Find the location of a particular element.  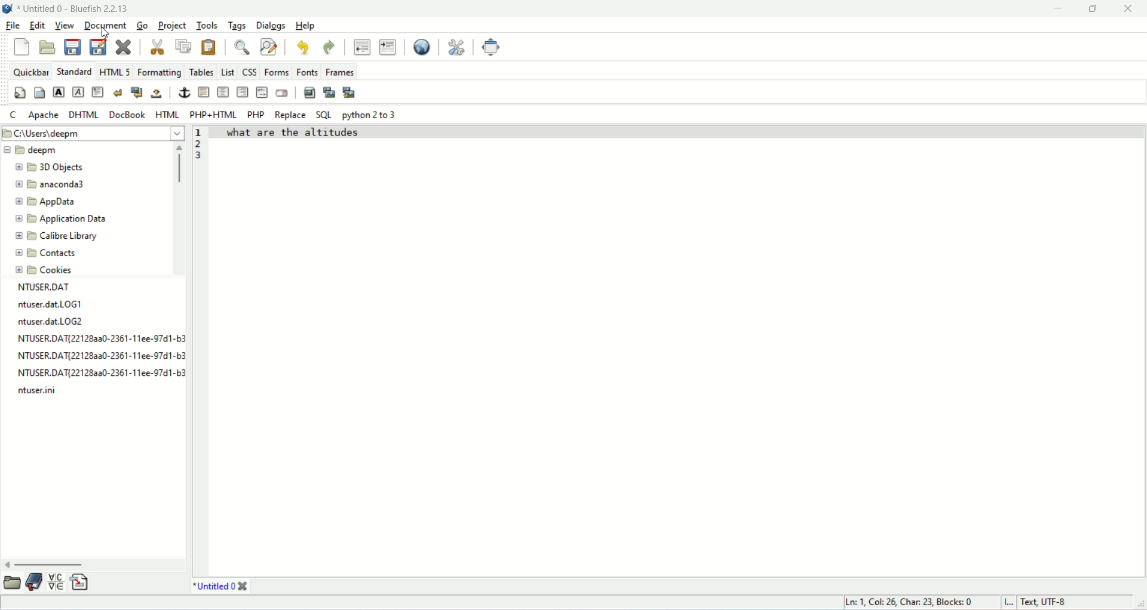

text is located at coordinates (99, 340).